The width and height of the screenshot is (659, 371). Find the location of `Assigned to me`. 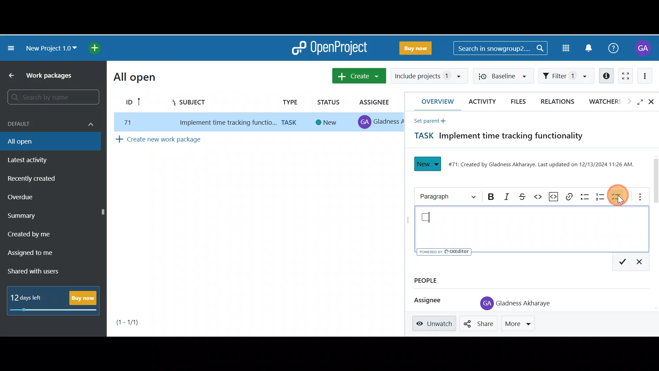

Assigned to me is located at coordinates (33, 252).